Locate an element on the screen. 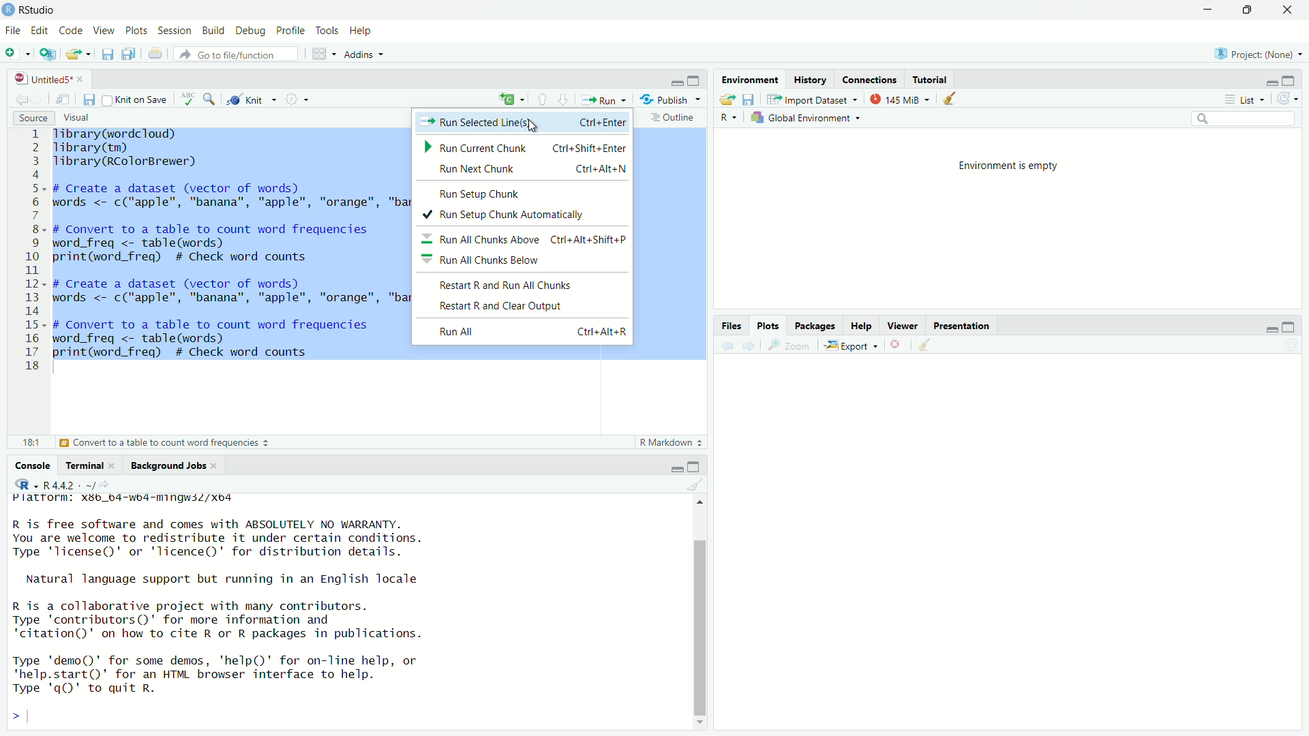 The image size is (1309, 736). minimize is located at coordinates (677, 82).